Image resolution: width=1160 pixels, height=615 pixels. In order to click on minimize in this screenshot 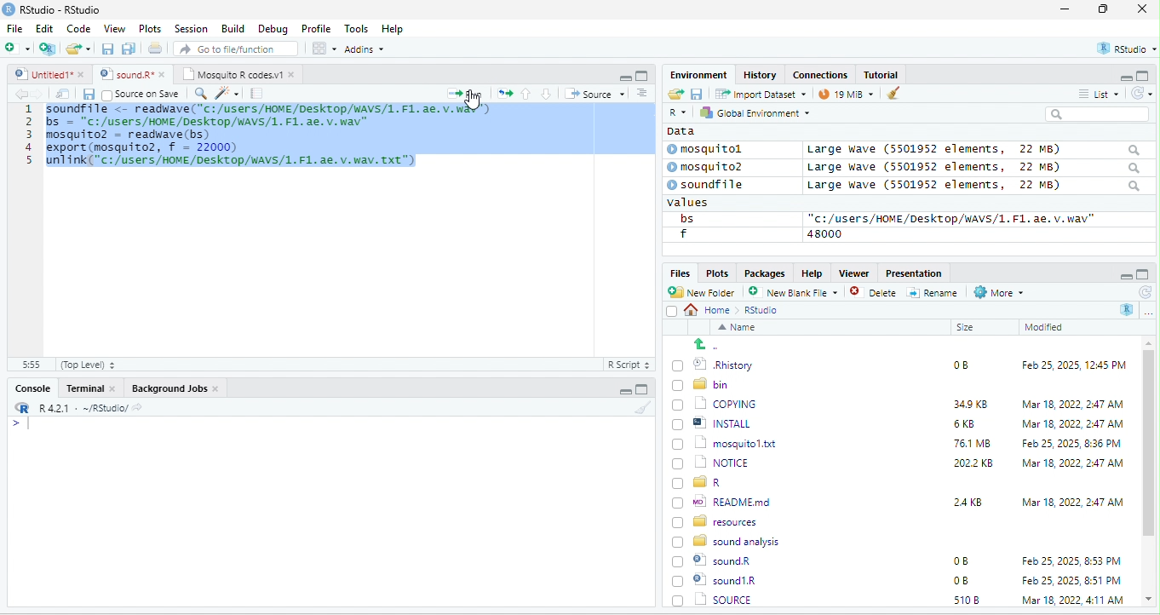, I will do `click(623, 392)`.